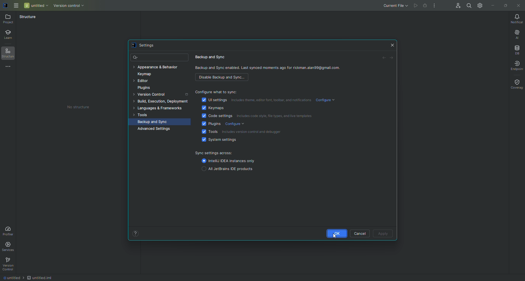 This screenshot has height=281, width=525. I want to click on Settings, so click(144, 46).